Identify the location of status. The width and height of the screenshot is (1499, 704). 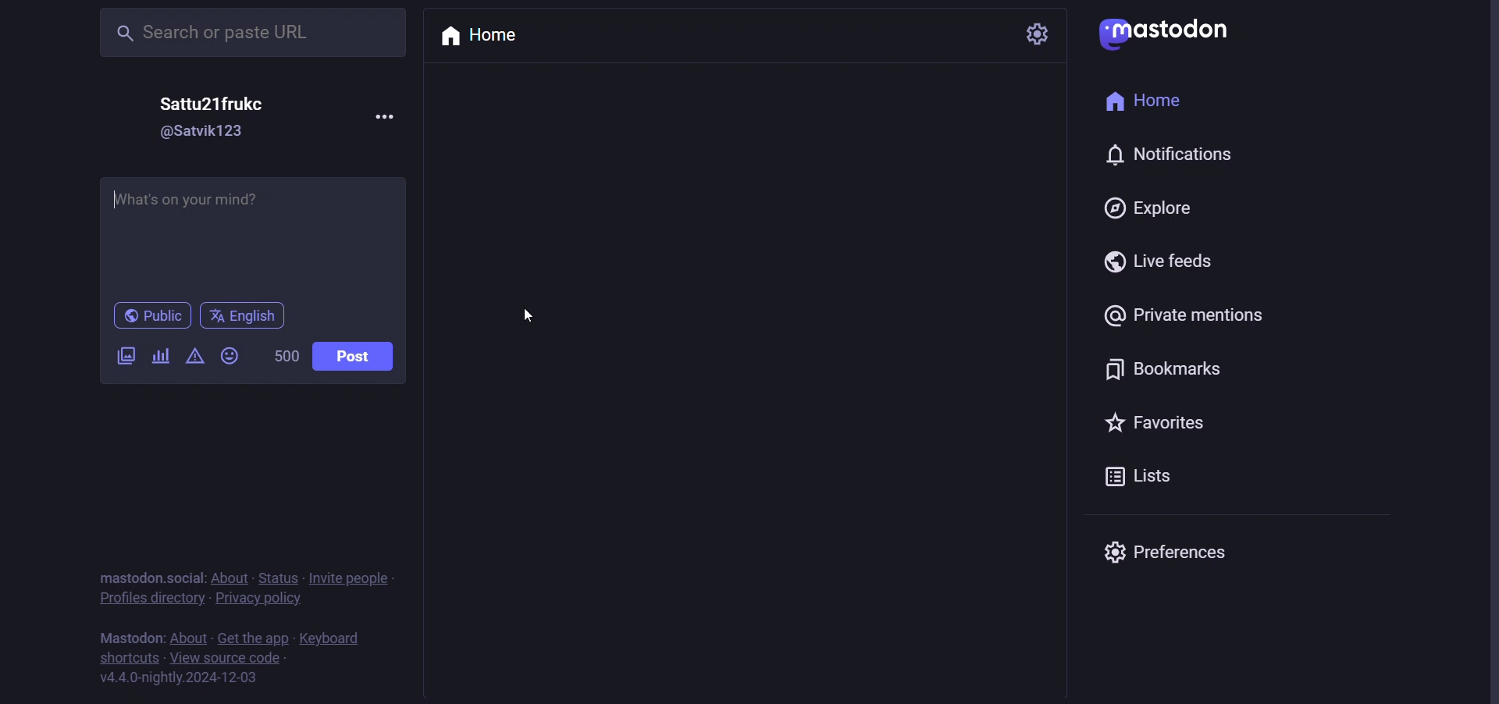
(277, 576).